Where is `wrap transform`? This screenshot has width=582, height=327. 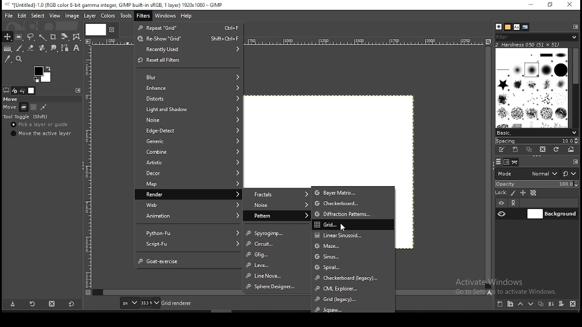 wrap transform is located at coordinates (76, 36).